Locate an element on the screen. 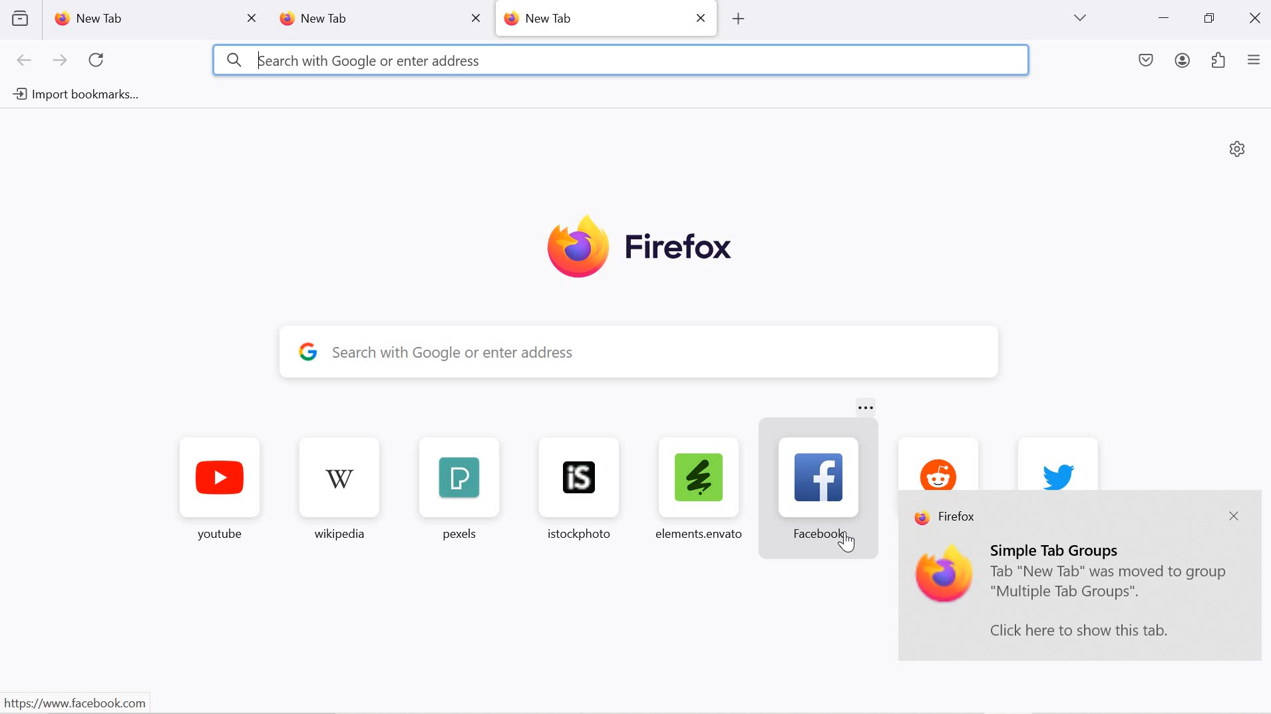  firefox icon is located at coordinates (945, 576).